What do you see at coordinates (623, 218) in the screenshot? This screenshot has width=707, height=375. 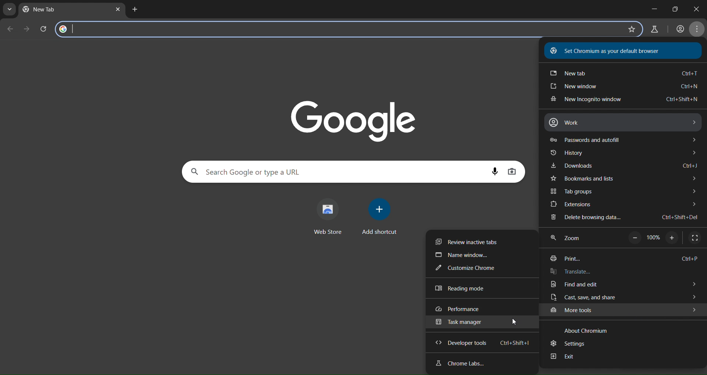 I see `delete browisng data` at bounding box center [623, 218].